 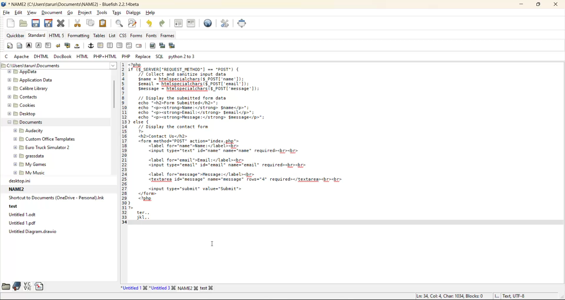 What do you see at coordinates (24, 72) in the screenshot?
I see `AppData` at bounding box center [24, 72].